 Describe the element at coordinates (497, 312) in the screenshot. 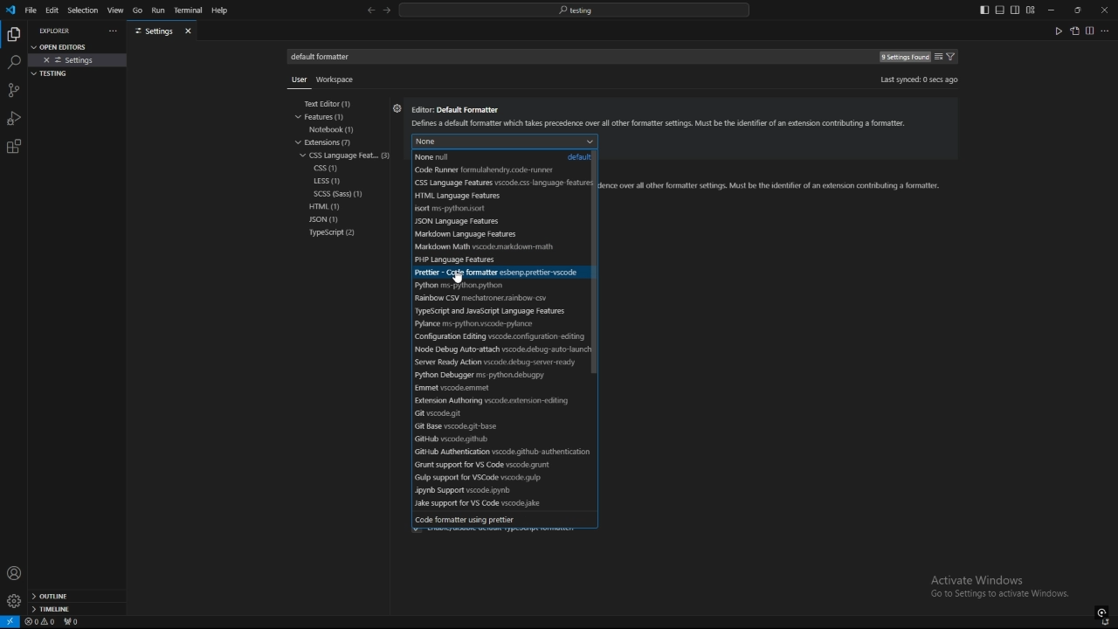

I see `typescript and javascript` at that location.